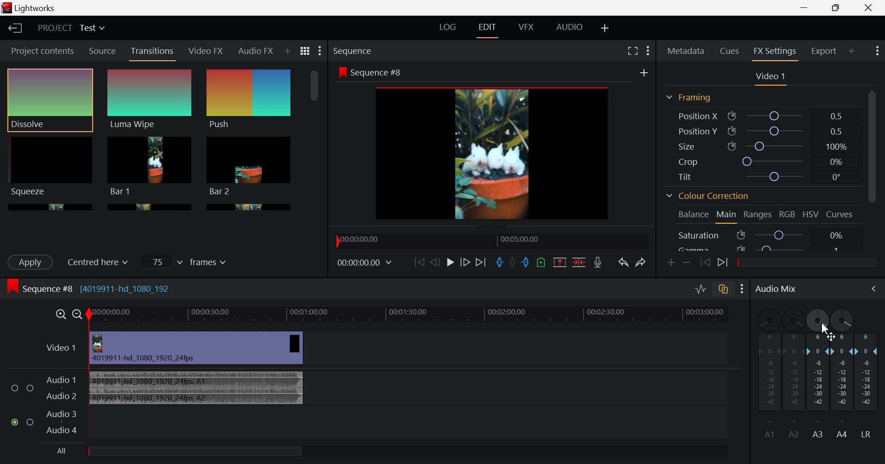 The width and height of the screenshot is (885, 464). I want to click on Timeline Navigator, so click(492, 241).